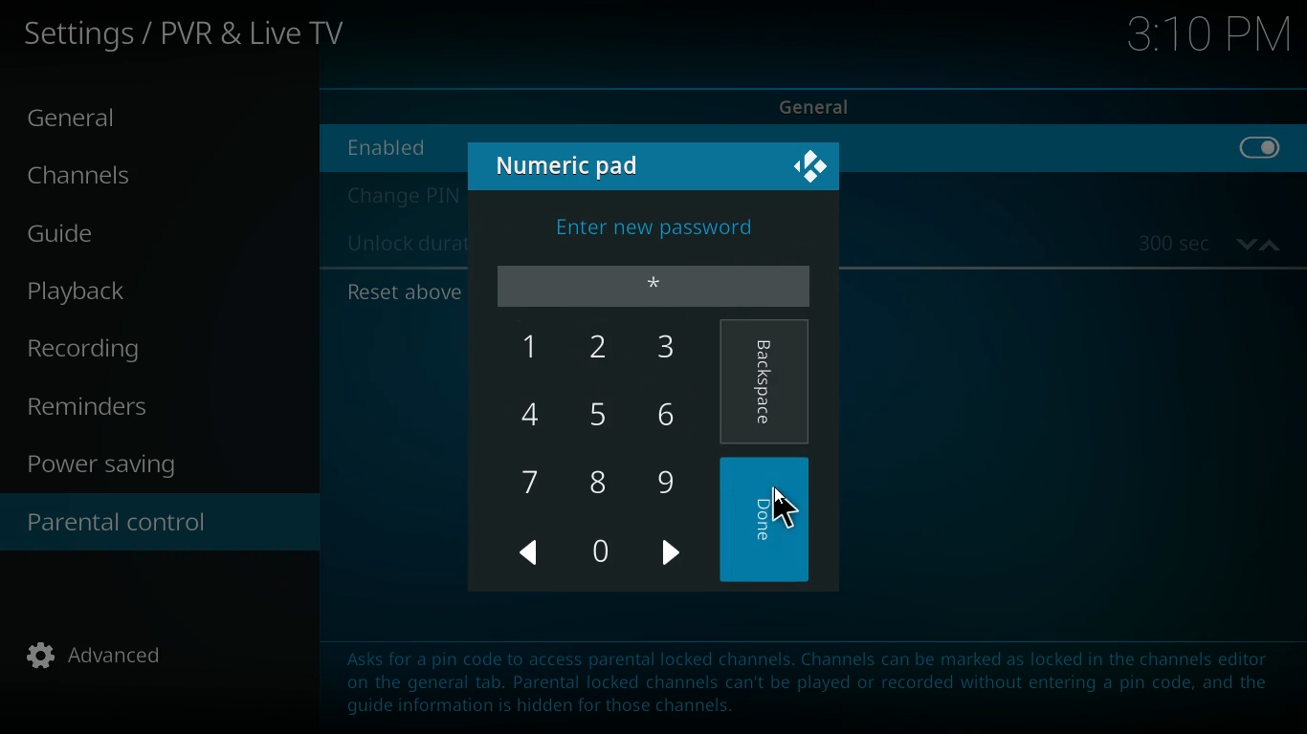 Image resolution: width=1307 pixels, height=734 pixels. I want to click on power saving, so click(114, 467).